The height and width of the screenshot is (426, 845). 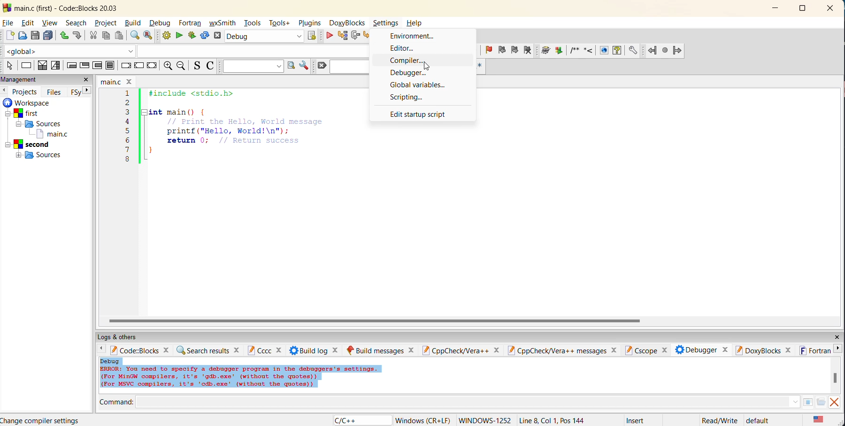 I want to click on 1 #include <stdio.h>2 3 int main() { 4 // Print the Hello, World message 5 printf{"Hello, World!\n"}; 6 return 0; // Return success 7 8 , so click(x=237, y=132).